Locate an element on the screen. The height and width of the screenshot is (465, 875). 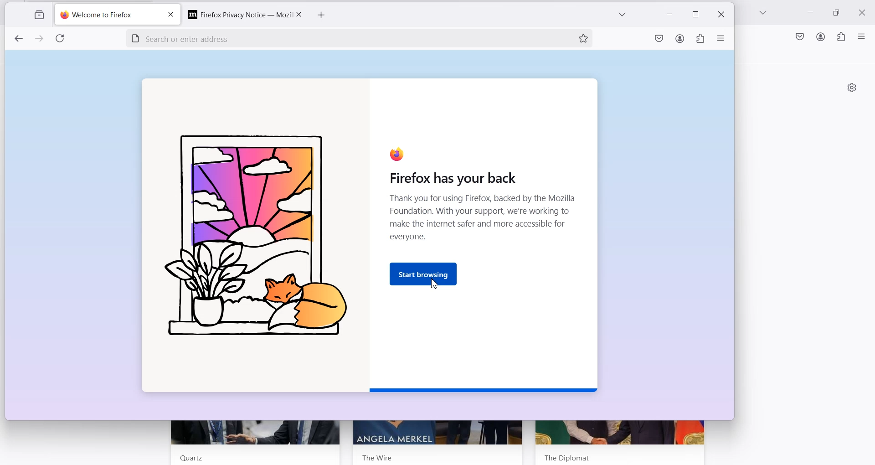
The Wire is located at coordinates (378, 456).